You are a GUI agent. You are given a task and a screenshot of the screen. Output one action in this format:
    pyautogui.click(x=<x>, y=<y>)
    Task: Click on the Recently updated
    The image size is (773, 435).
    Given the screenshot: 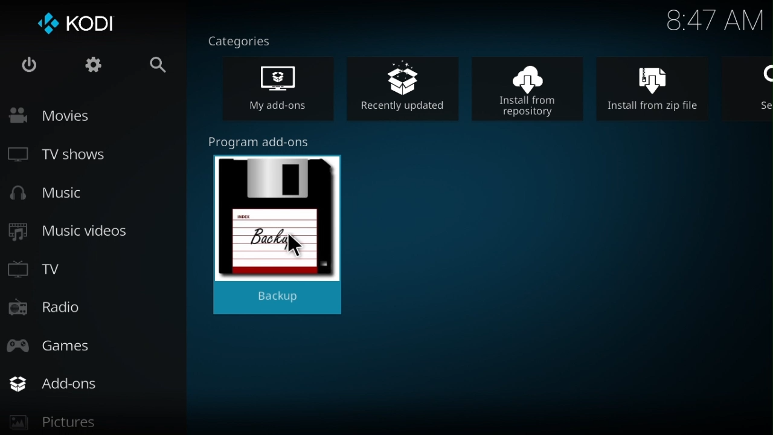 What is the action you would take?
    pyautogui.click(x=409, y=86)
    